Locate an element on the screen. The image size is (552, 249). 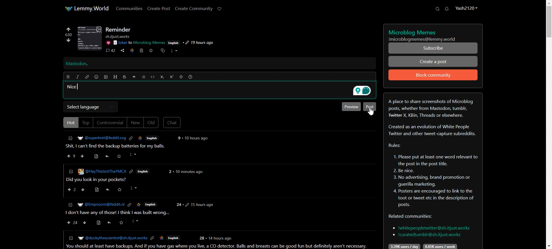
Link is located at coordinates (131, 138).